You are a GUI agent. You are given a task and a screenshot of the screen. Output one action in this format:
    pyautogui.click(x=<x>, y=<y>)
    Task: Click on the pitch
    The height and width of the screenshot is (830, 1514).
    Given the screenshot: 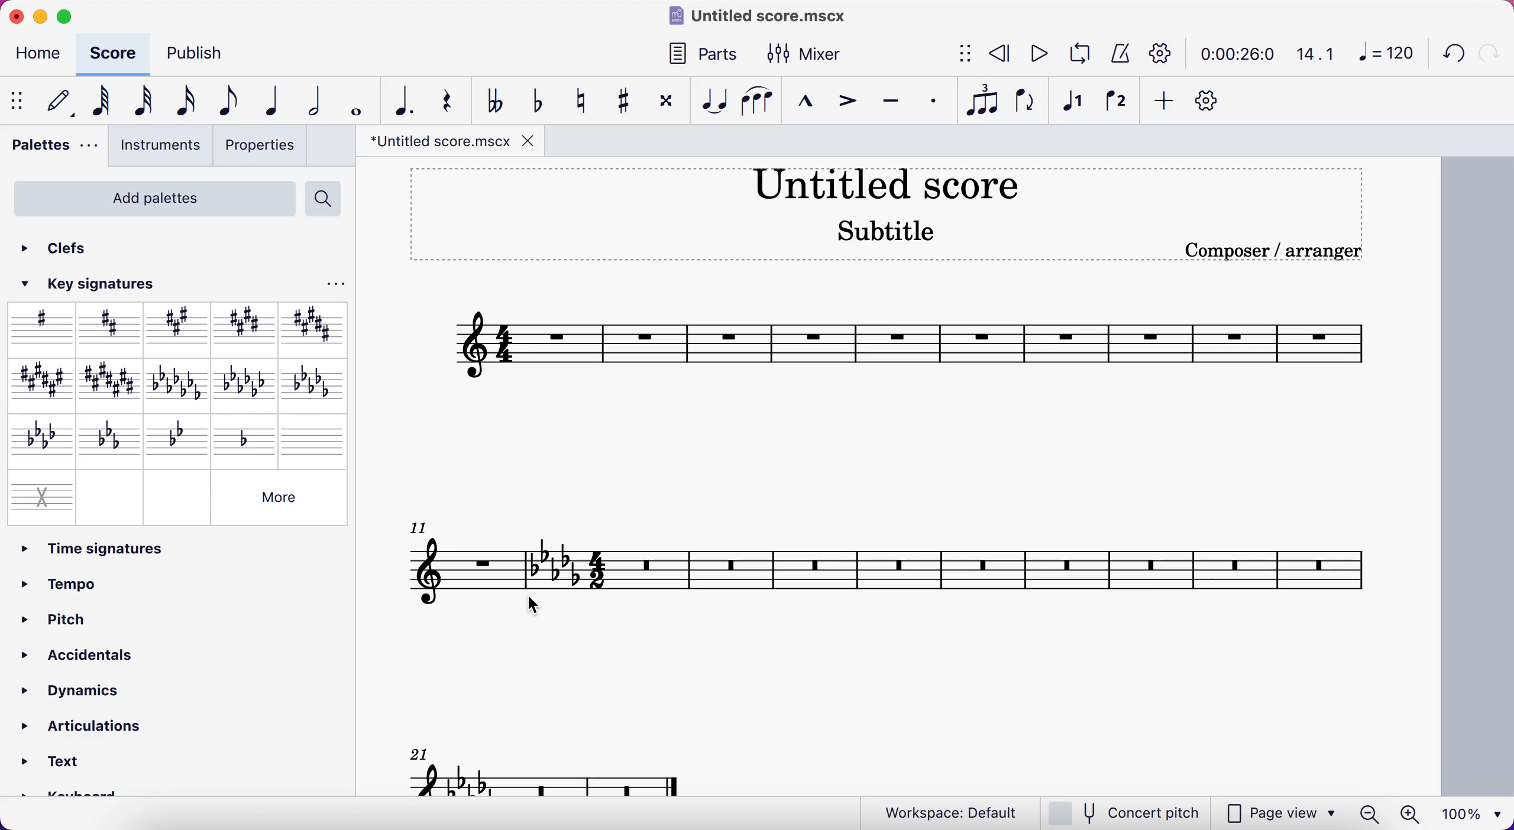 What is the action you would take?
    pyautogui.click(x=118, y=617)
    